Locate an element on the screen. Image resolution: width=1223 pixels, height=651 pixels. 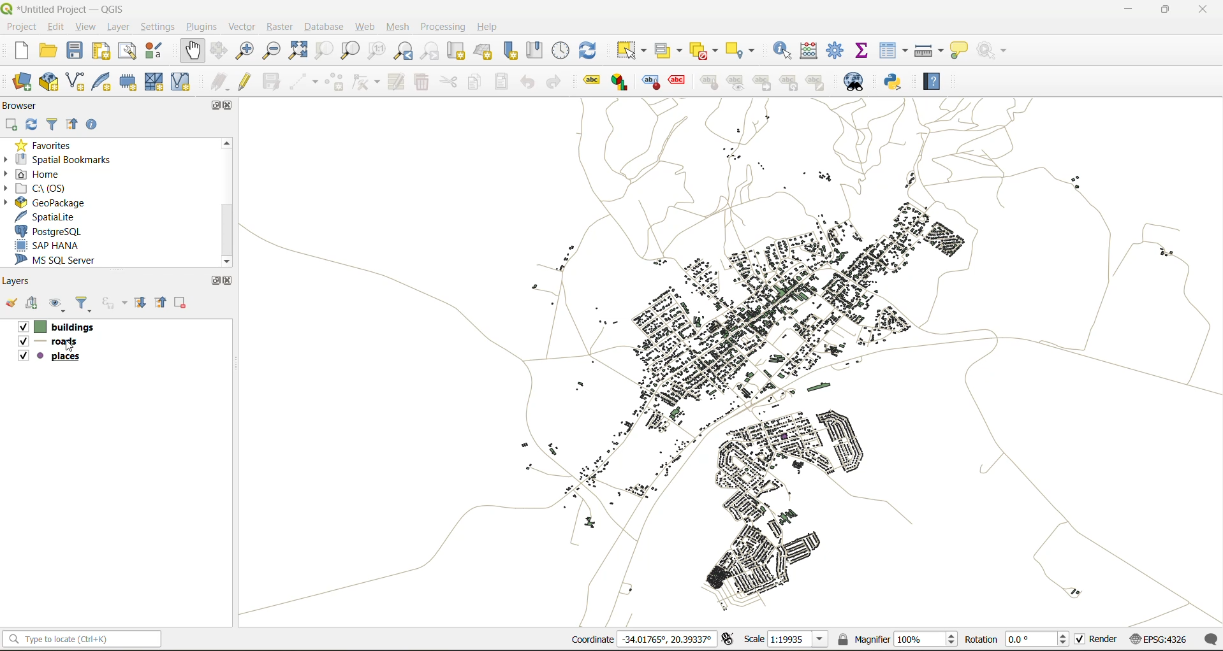
remove is located at coordinates (183, 303).